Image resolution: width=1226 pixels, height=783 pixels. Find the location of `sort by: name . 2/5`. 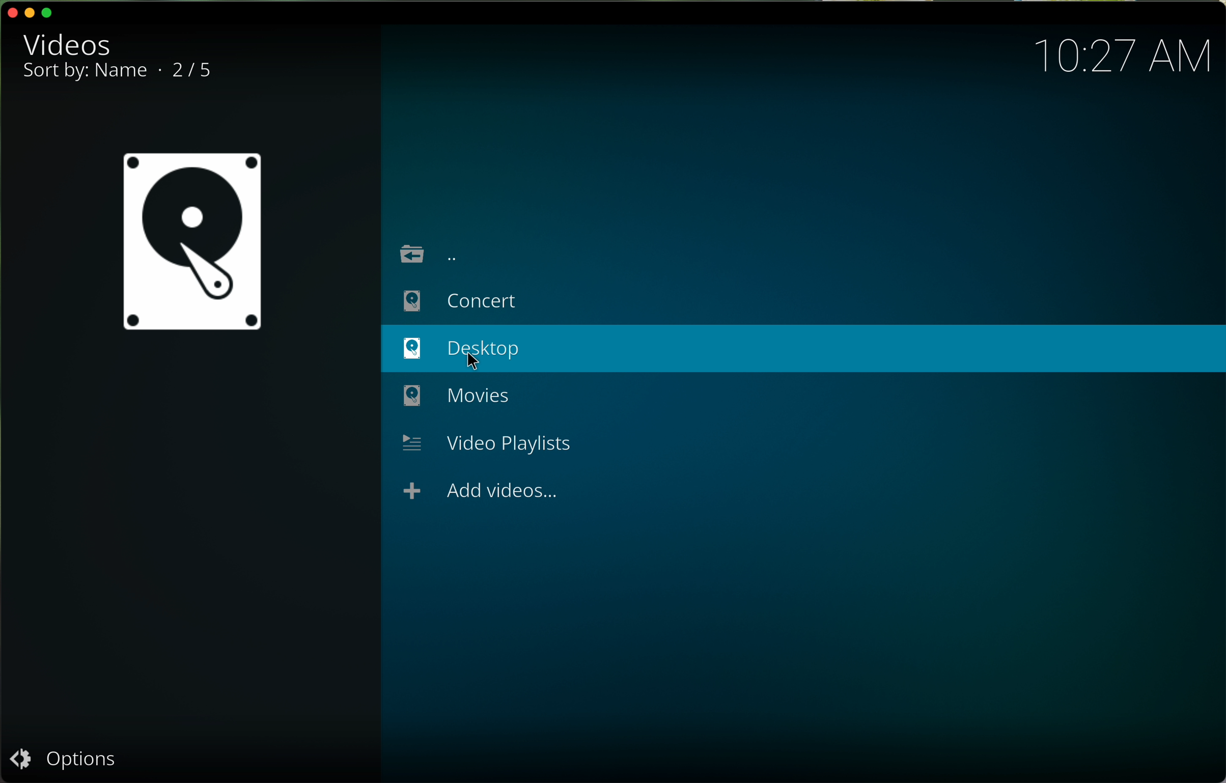

sort by: name . 2/5 is located at coordinates (113, 74).